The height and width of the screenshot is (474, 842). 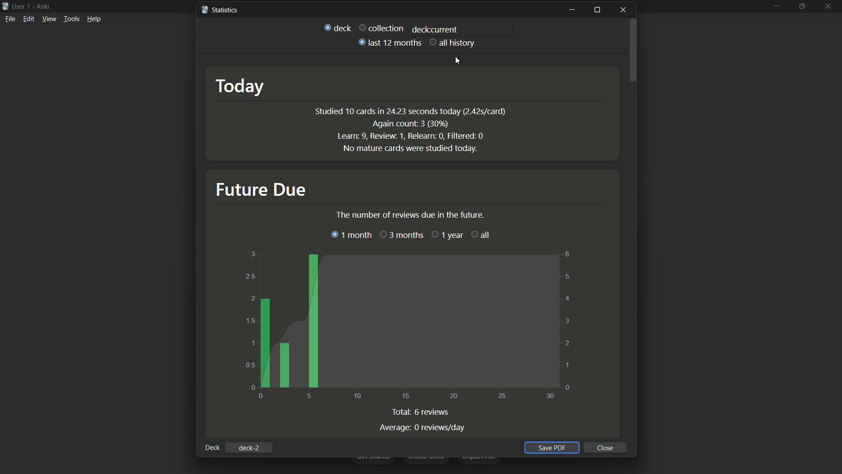 What do you see at coordinates (337, 28) in the screenshot?
I see `Deck` at bounding box center [337, 28].